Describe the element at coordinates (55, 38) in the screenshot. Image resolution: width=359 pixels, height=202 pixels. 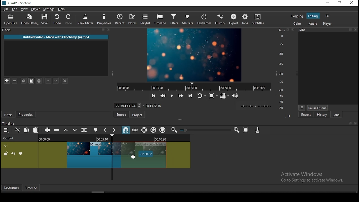
I see `Untitled video` at that location.